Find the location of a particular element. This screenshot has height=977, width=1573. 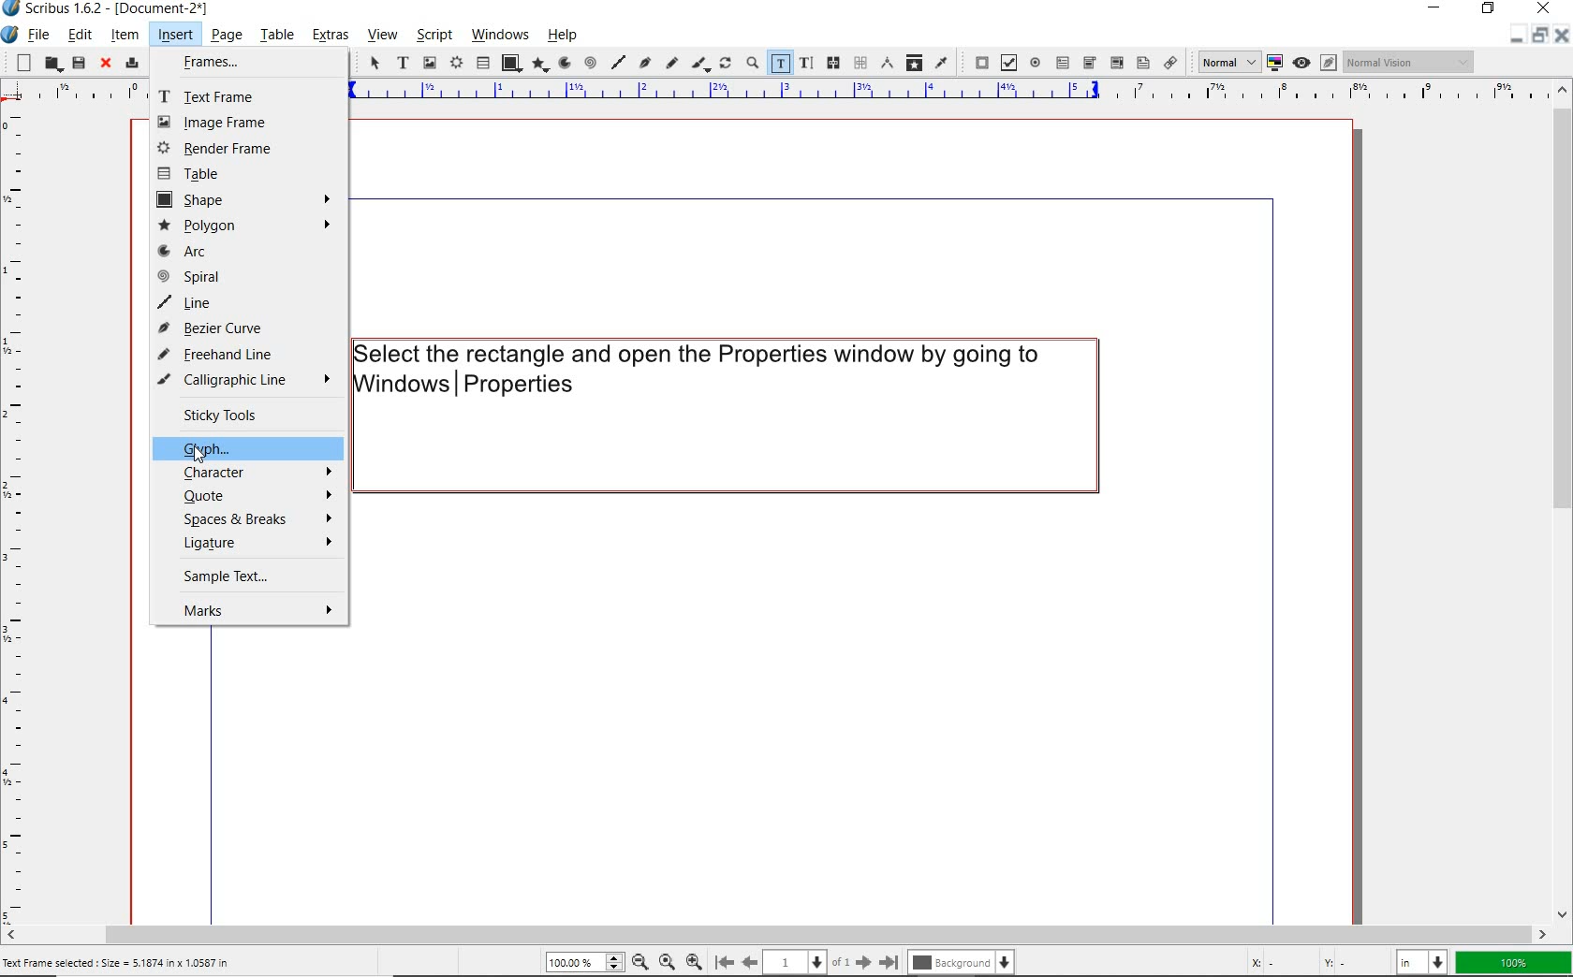

quote is located at coordinates (253, 495).